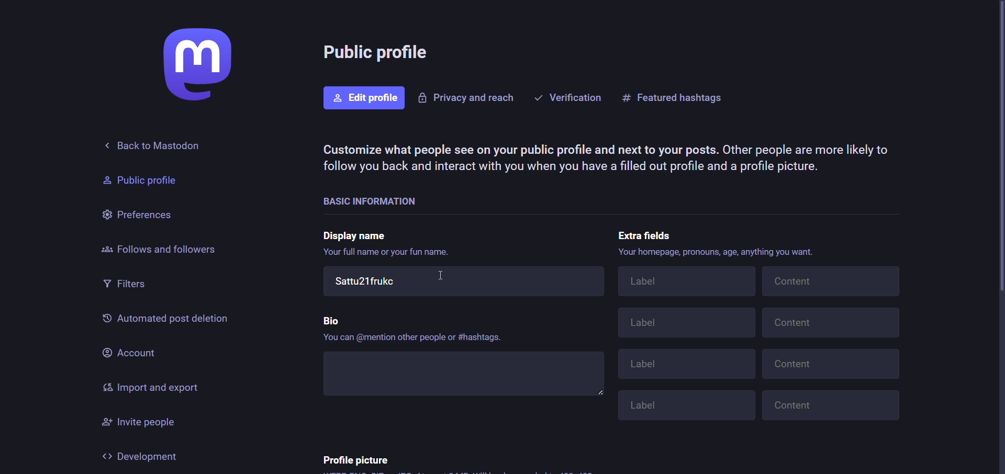 Image resolution: width=1005 pixels, height=474 pixels. What do you see at coordinates (138, 212) in the screenshot?
I see `preferences` at bounding box center [138, 212].